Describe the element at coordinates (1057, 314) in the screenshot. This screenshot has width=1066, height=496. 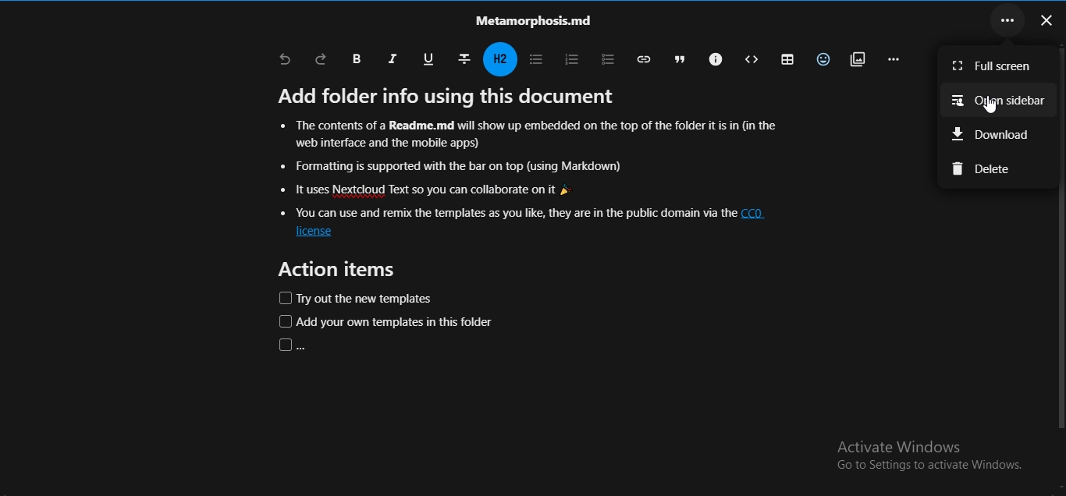
I see `Scrollbar` at that location.